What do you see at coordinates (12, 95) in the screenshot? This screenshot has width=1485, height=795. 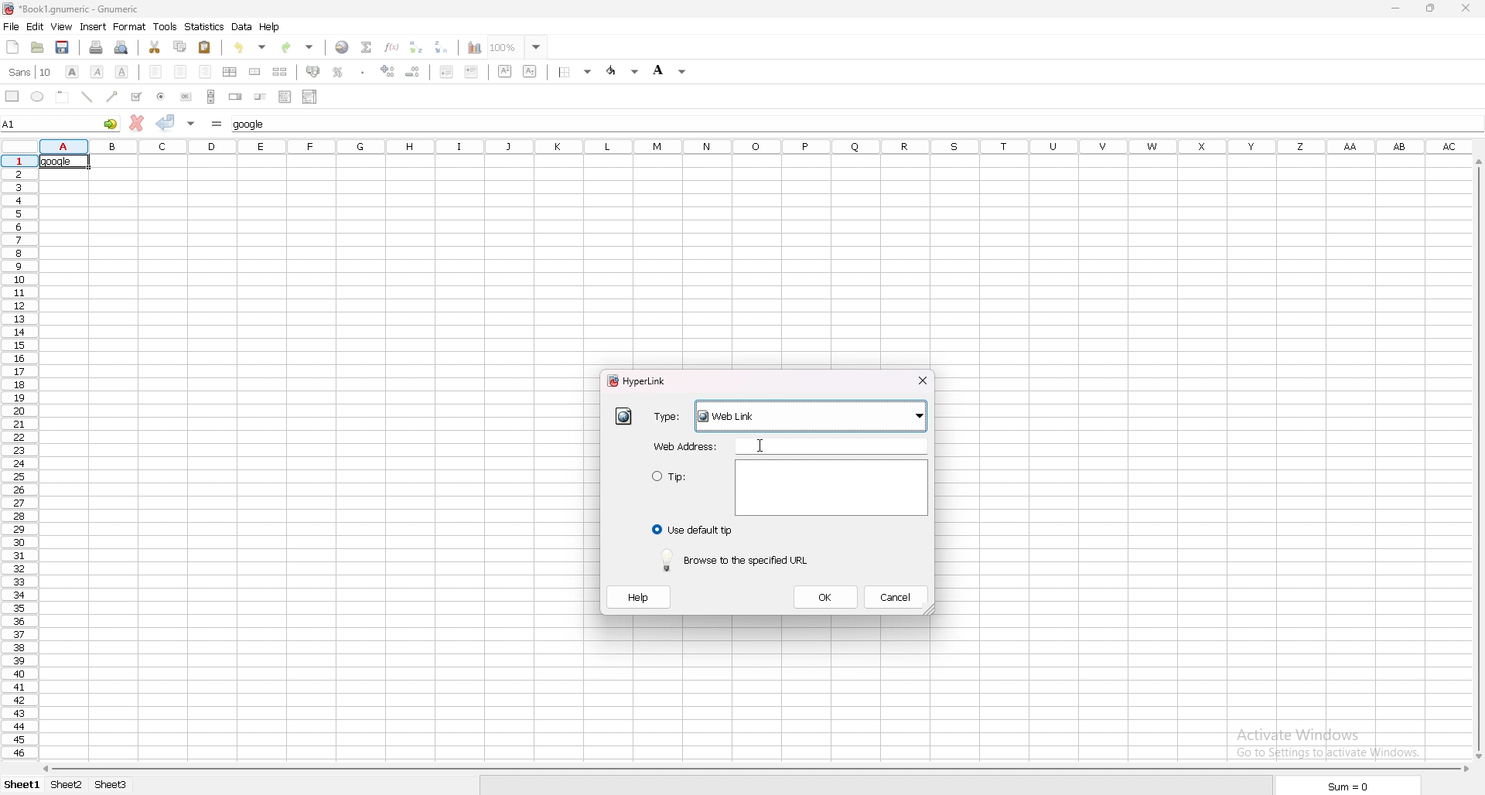 I see `rectangle` at bounding box center [12, 95].